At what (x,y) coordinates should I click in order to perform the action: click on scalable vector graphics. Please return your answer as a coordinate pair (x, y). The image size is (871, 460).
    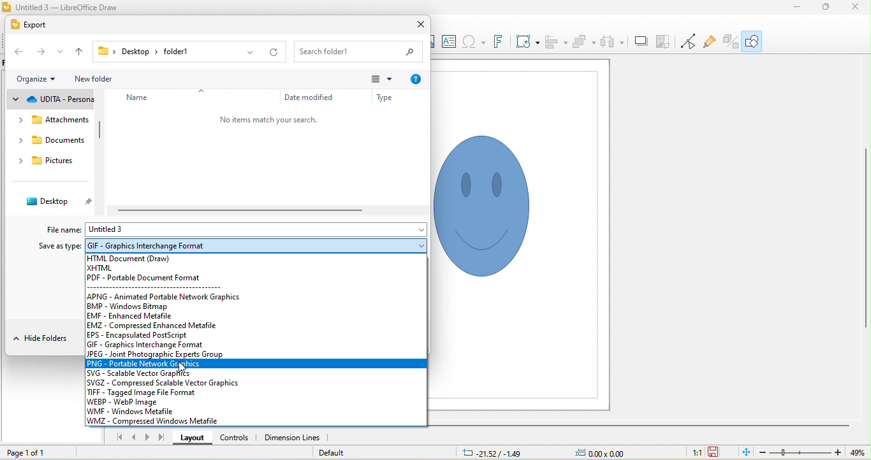
    Looking at the image, I should click on (145, 373).